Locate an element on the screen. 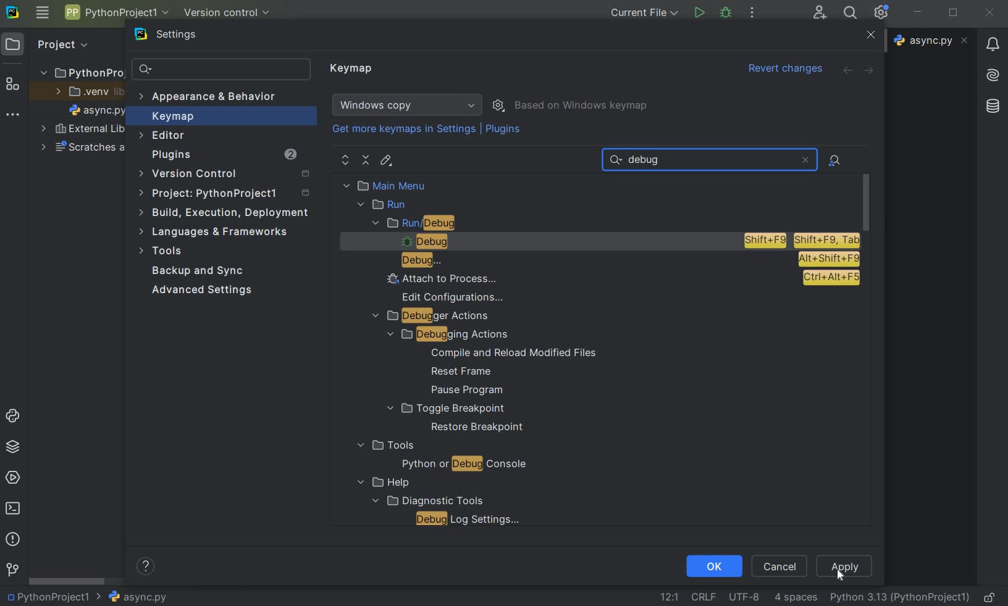 This screenshot has height=606, width=1008. apply is located at coordinates (846, 565).